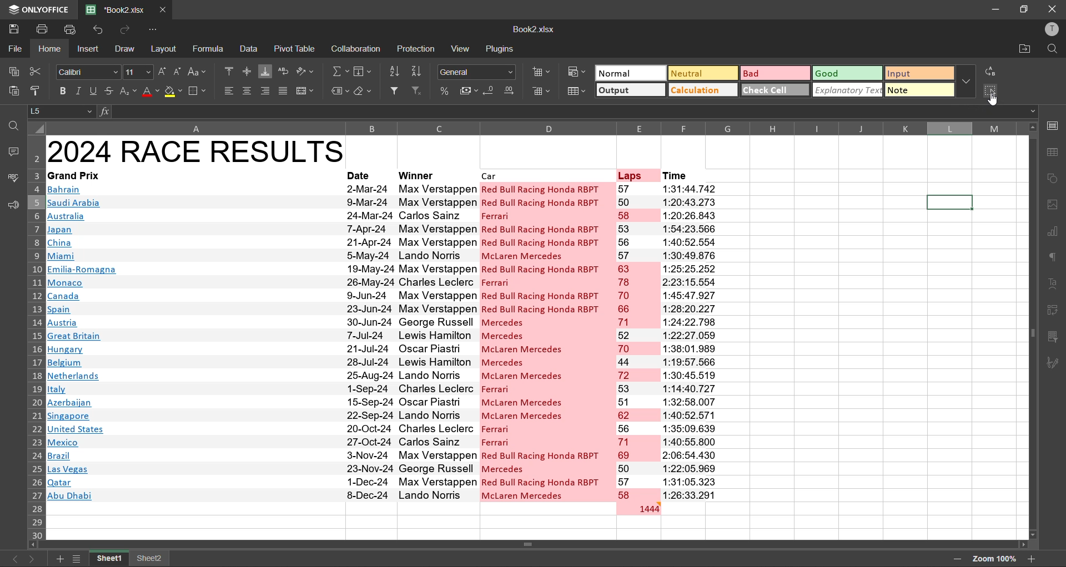  What do you see at coordinates (249, 48) in the screenshot?
I see `data` at bounding box center [249, 48].